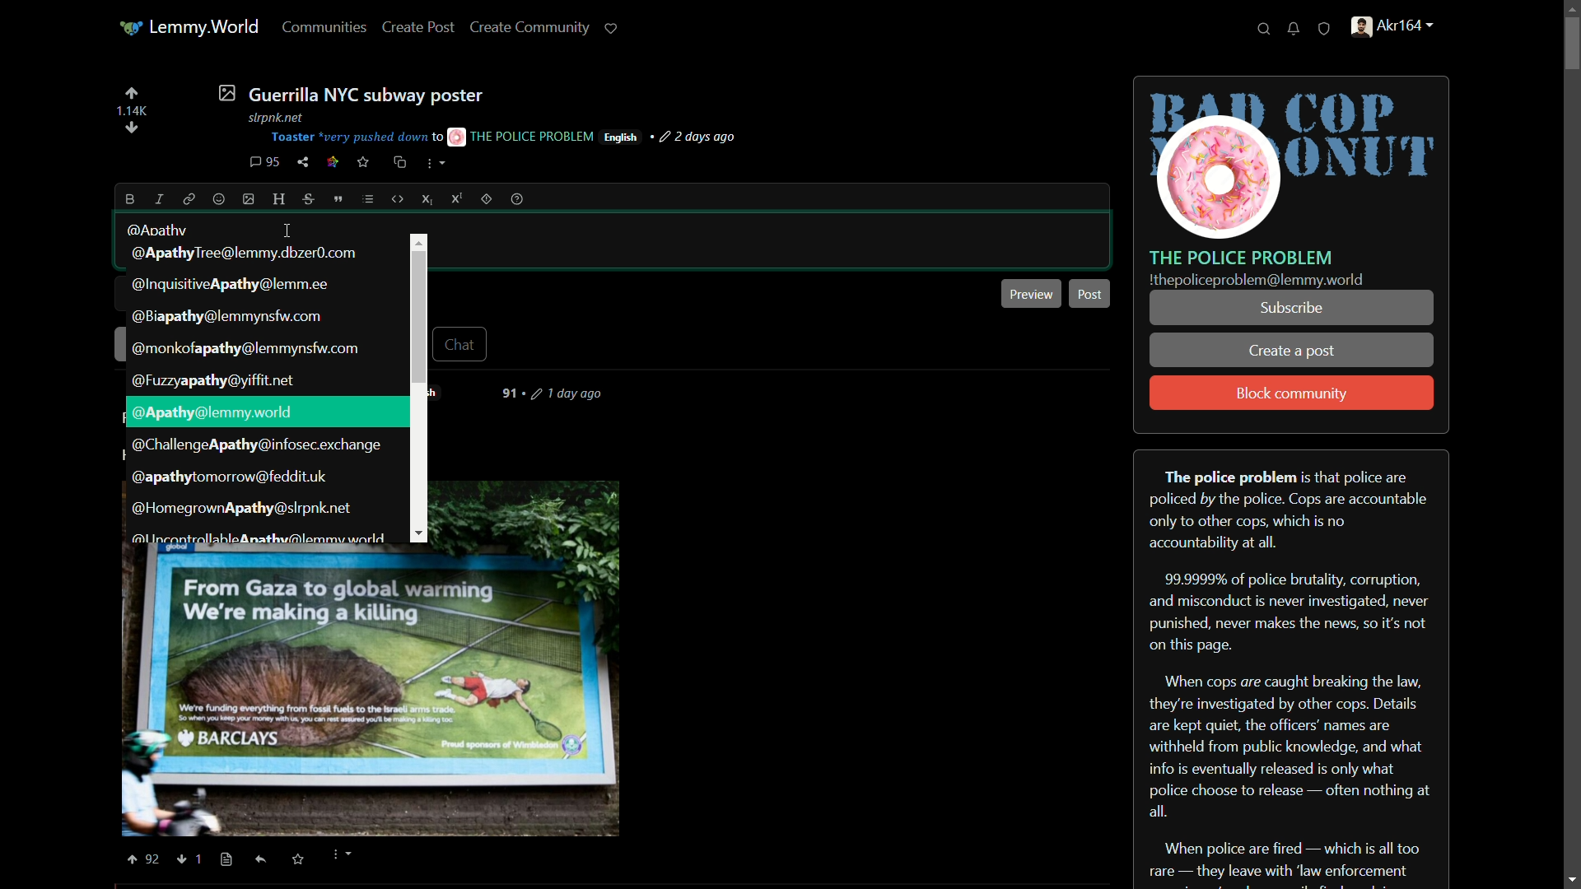 The height and width of the screenshot is (889, 1581). I want to click on strikethrough, so click(310, 200).